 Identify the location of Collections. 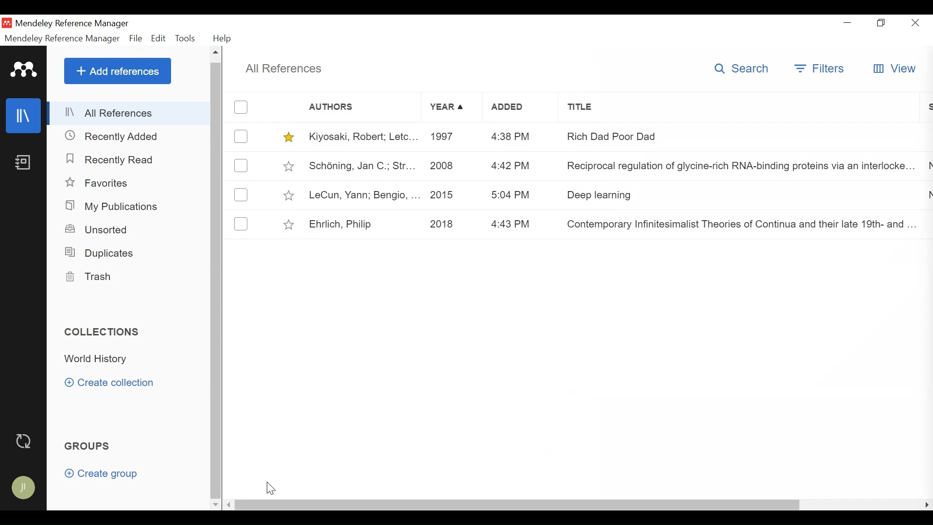
(103, 332).